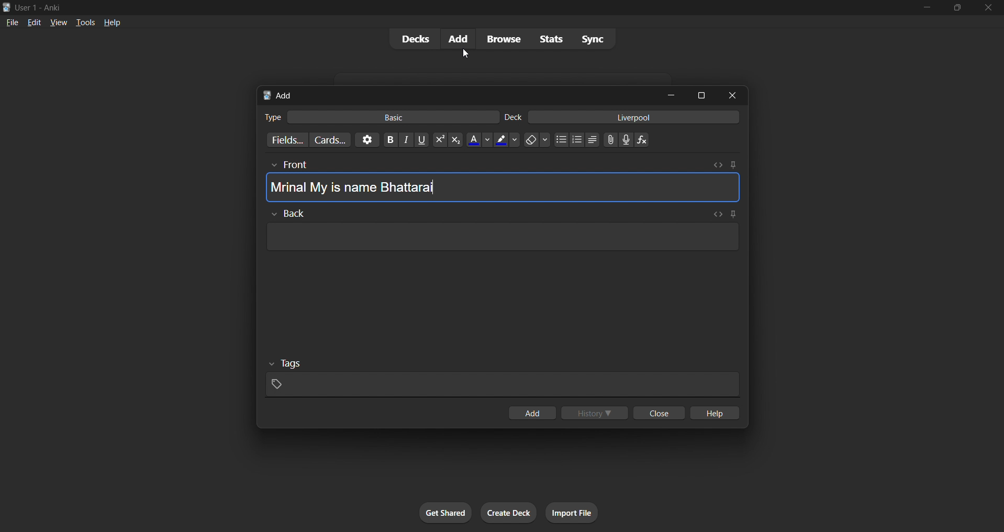  Describe the element at coordinates (593, 411) in the screenshot. I see `history` at that location.